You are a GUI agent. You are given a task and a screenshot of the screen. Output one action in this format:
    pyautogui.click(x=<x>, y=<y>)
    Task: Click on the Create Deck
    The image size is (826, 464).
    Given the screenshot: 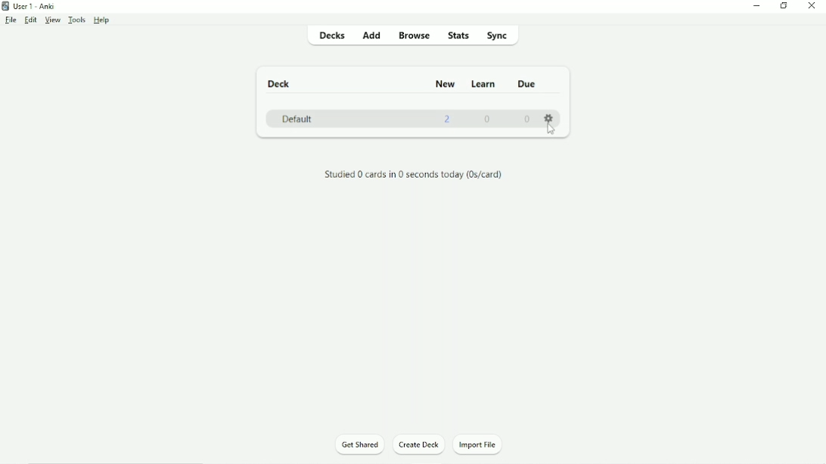 What is the action you would take?
    pyautogui.click(x=418, y=444)
    